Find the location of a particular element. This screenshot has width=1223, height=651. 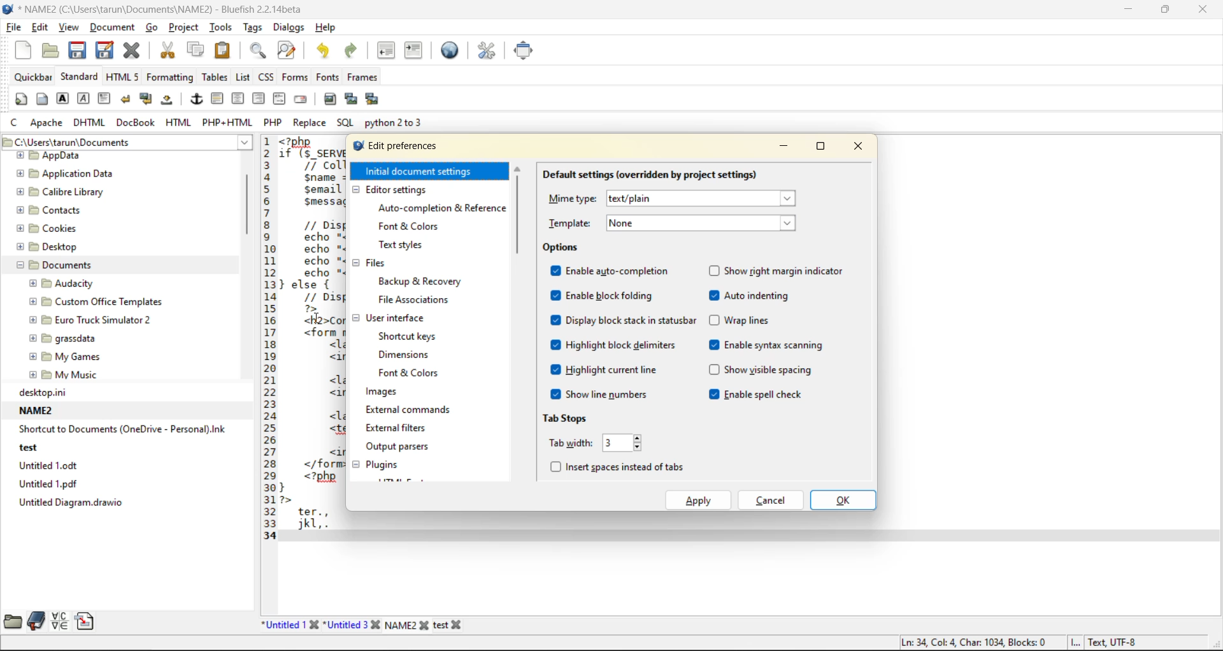

horizontal rule is located at coordinates (218, 98).